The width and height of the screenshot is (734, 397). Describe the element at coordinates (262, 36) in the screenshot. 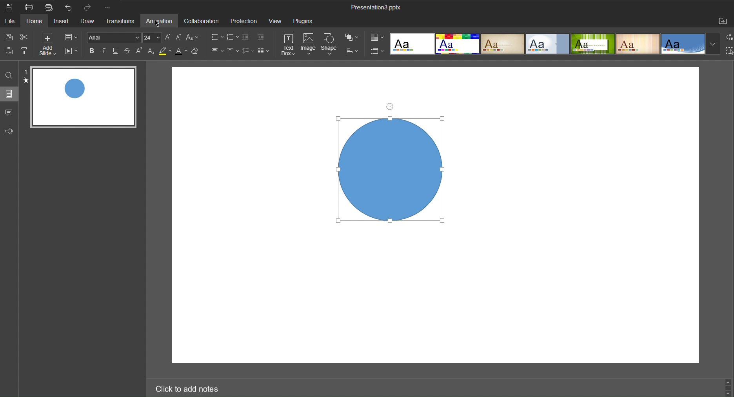

I see `Indent Settings` at that location.